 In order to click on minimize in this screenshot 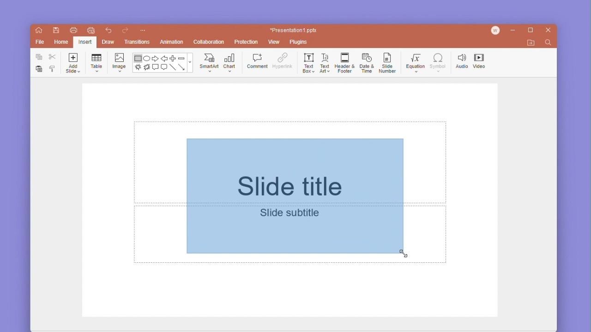, I will do `click(514, 31)`.